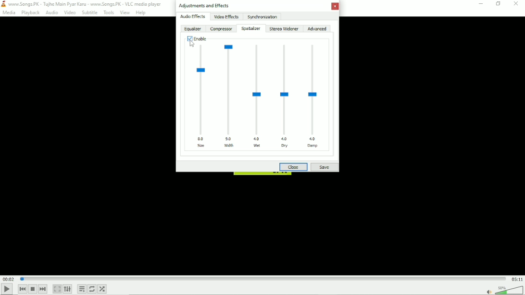 Image resolution: width=525 pixels, height=295 pixels. Describe the element at coordinates (200, 97) in the screenshot. I see `Size` at that location.